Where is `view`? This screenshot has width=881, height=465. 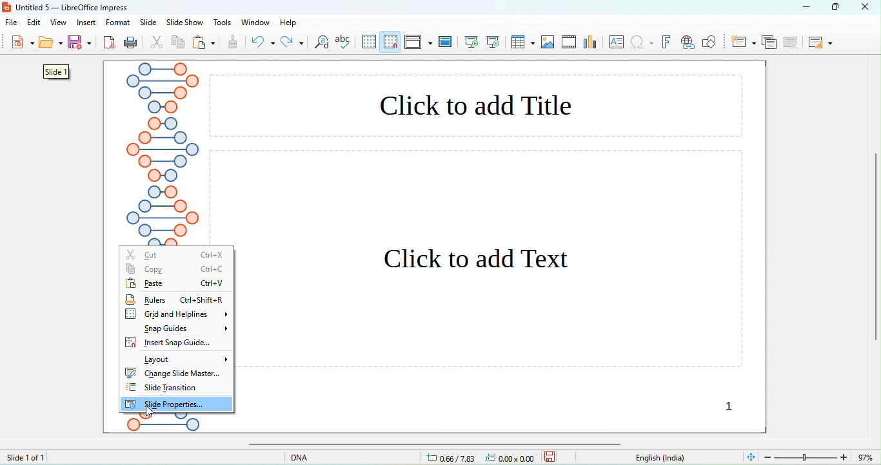
view is located at coordinates (58, 23).